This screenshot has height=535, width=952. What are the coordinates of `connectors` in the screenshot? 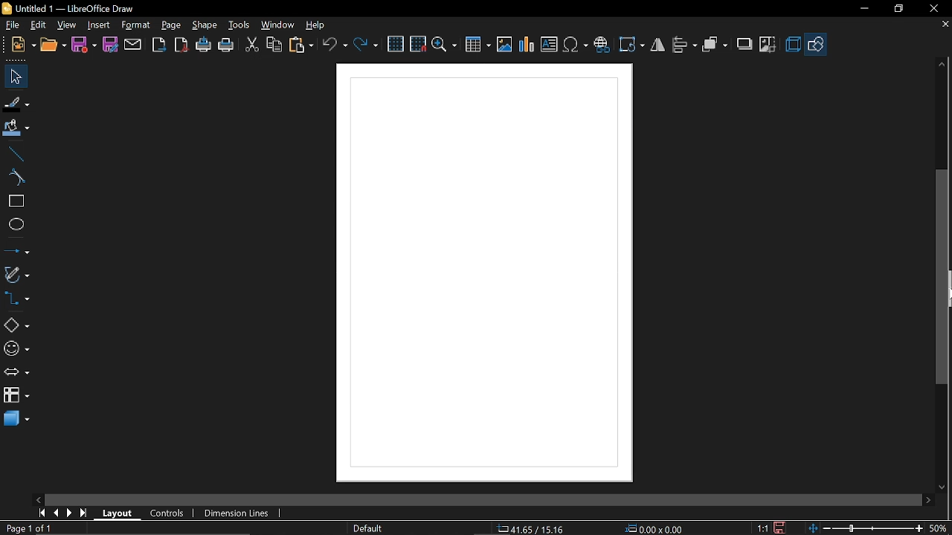 It's located at (16, 301).